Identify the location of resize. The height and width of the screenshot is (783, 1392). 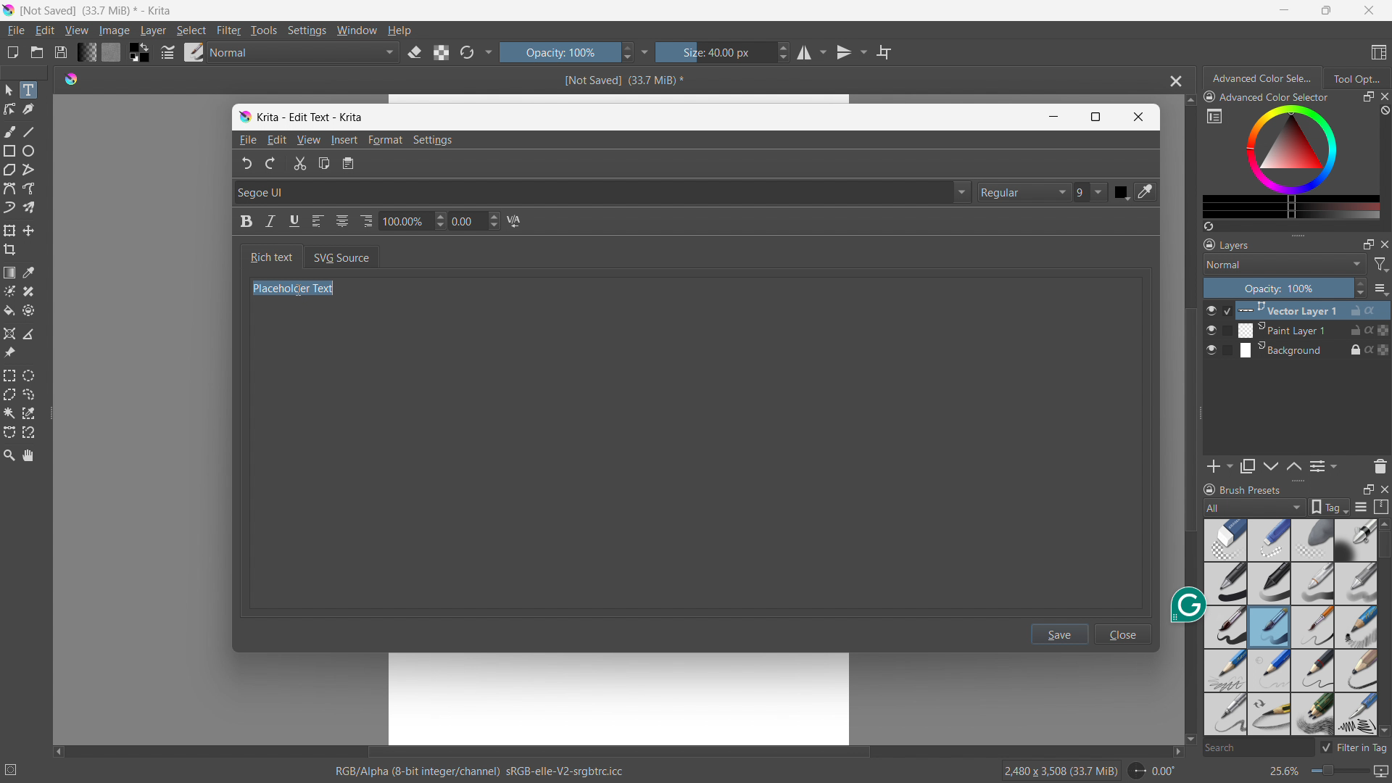
(1201, 414).